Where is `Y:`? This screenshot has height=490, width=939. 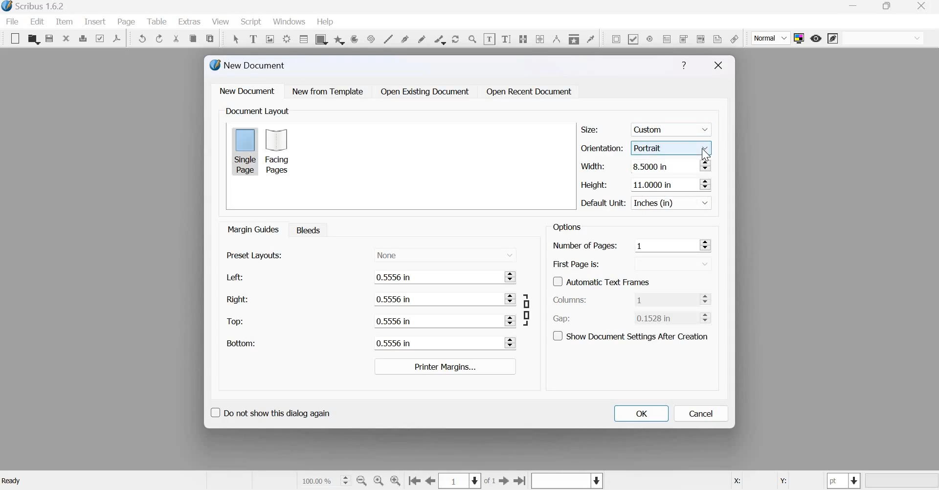 Y: is located at coordinates (782, 481).